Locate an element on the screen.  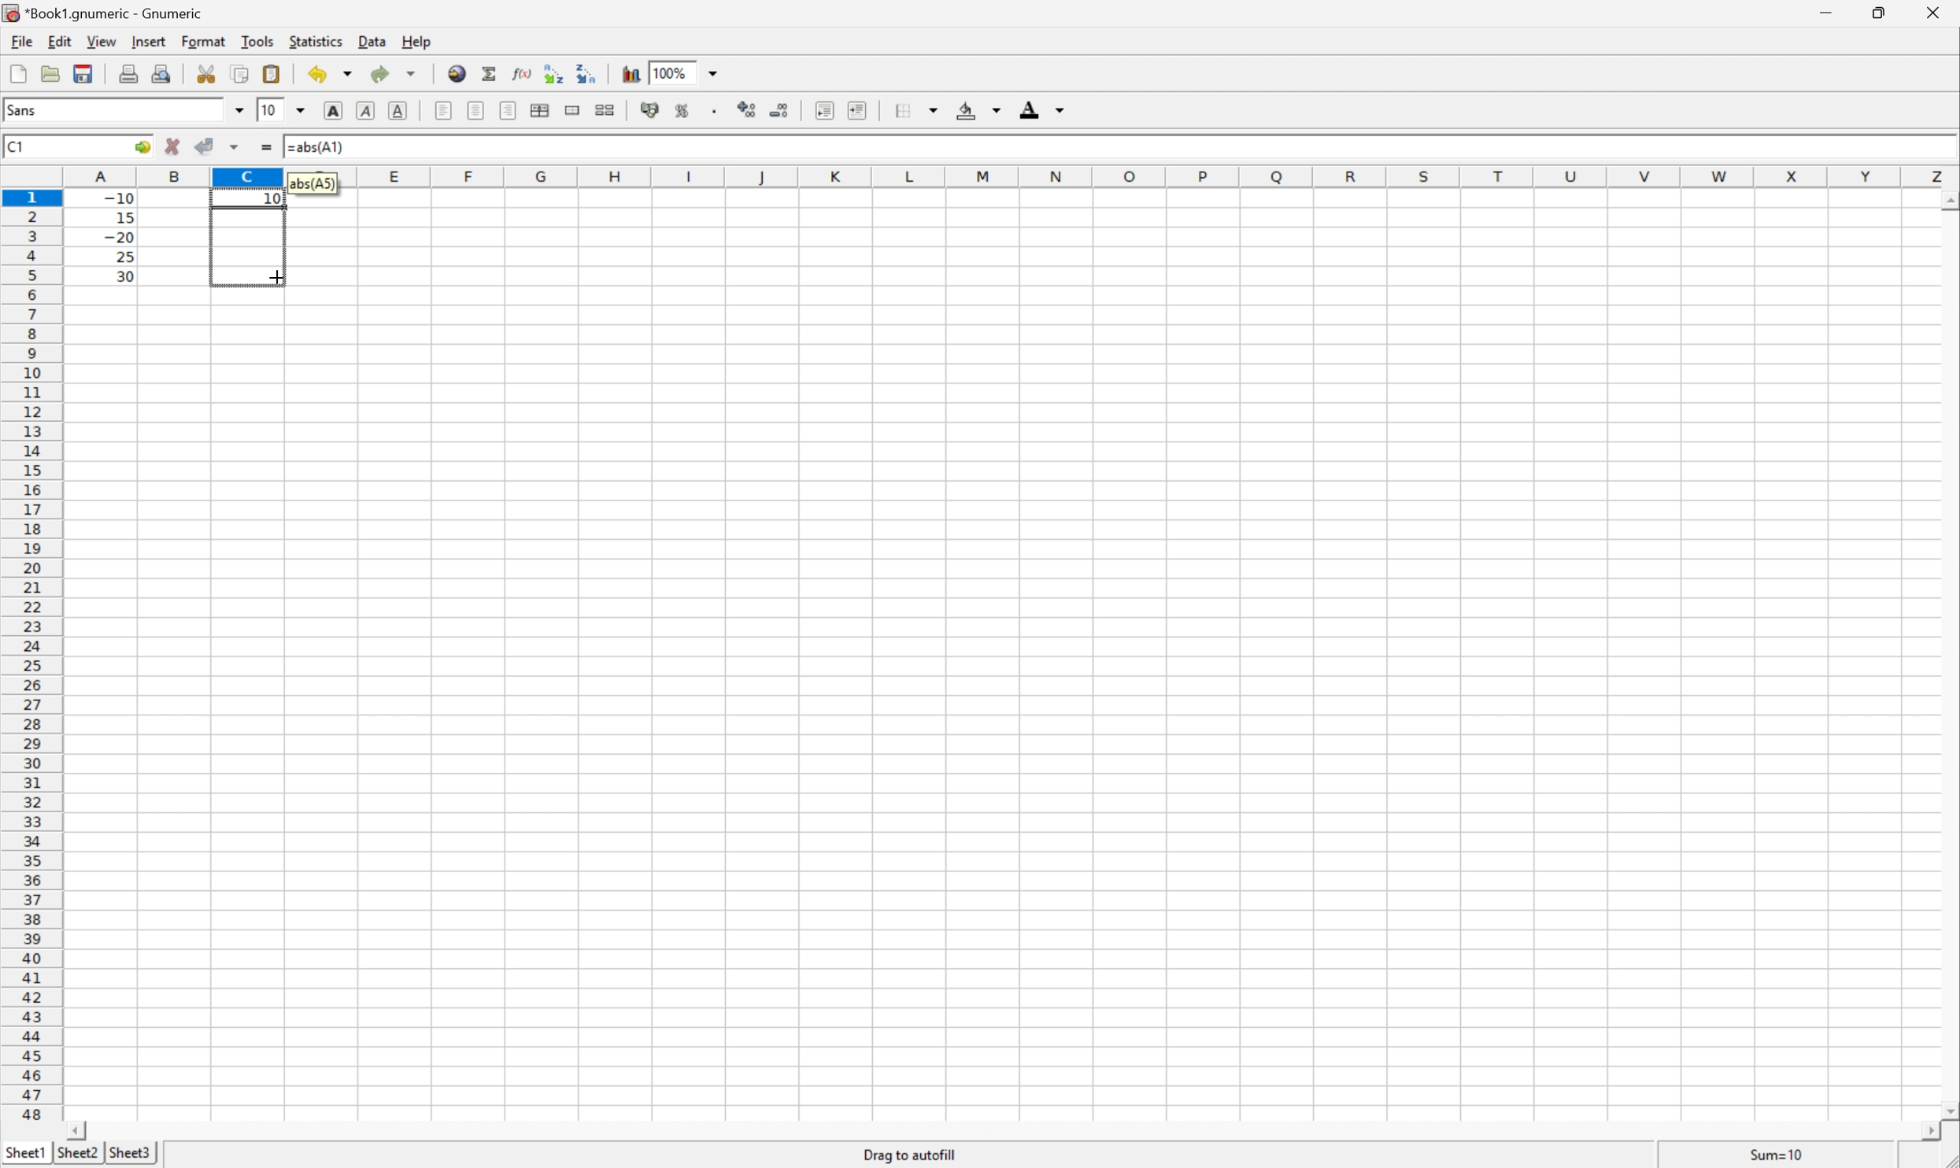
25 is located at coordinates (124, 257).